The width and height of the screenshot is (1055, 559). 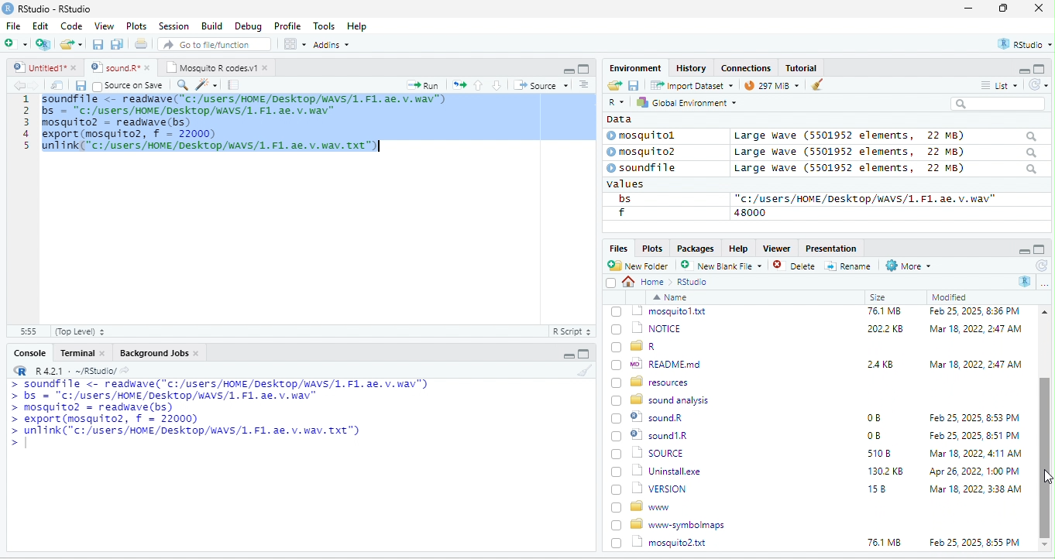 What do you see at coordinates (572, 331) in the screenshot?
I see `R Script 5` at bounding box center [572, 331].